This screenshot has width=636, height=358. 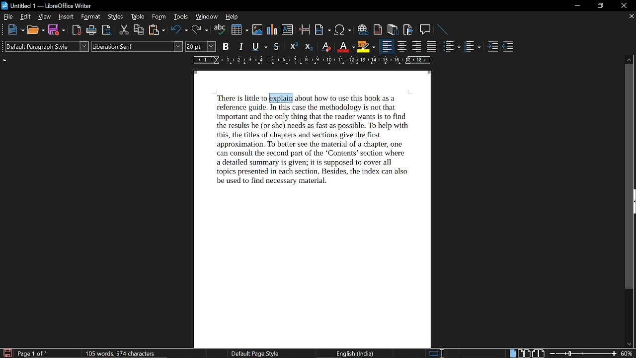 What do you see at coordinates (239, 30) in the screenshot?
I see `insert table` at bounding box center [239, 30].